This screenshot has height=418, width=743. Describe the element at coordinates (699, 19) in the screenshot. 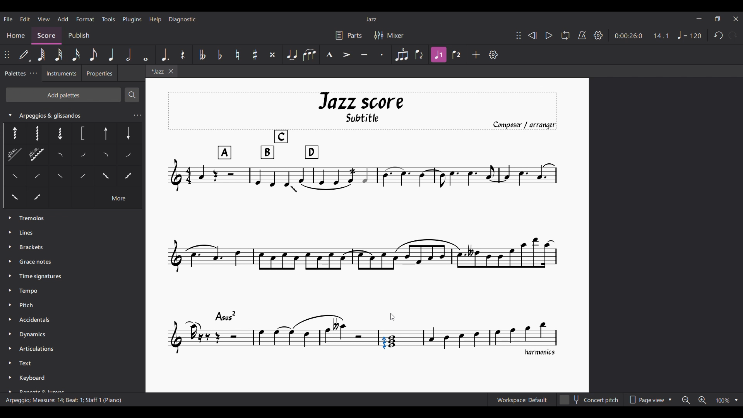

I see `Minimize` at that location.